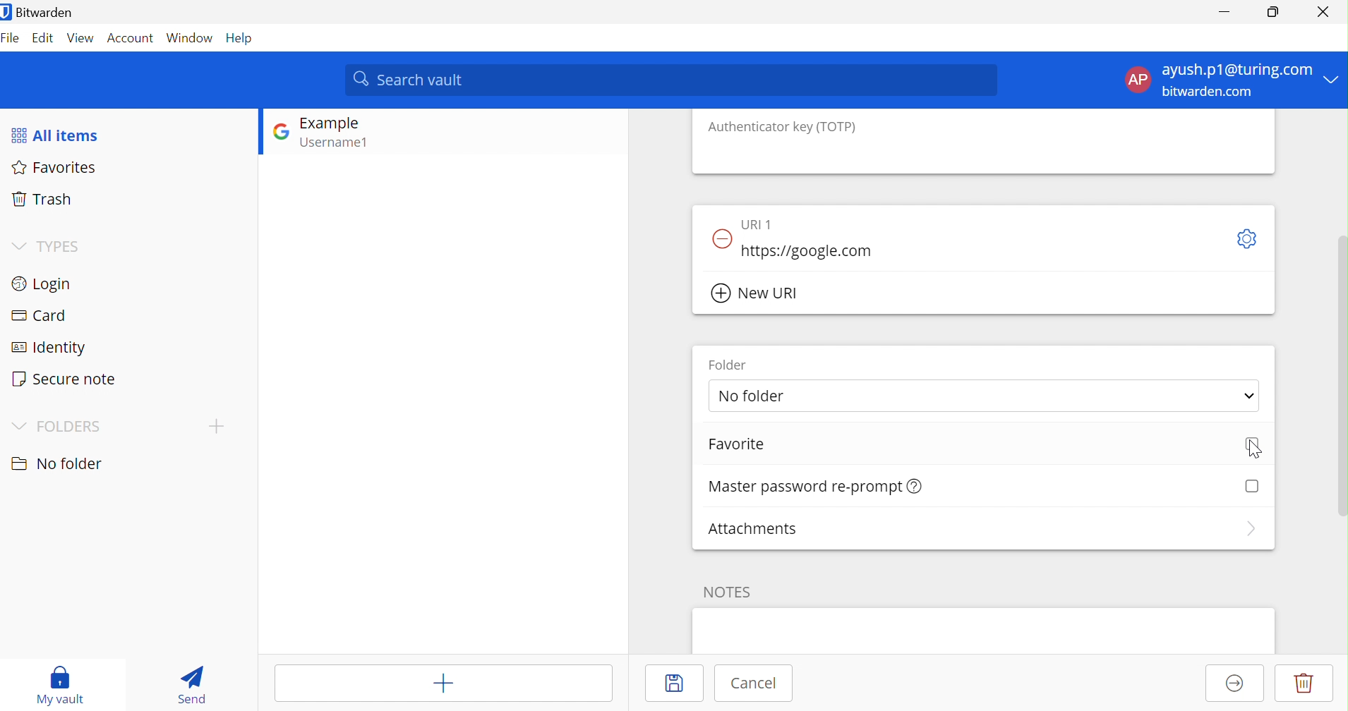  What do you see at coordinates (190, 37) in the screenshot?
I see `Window` at bounding box center [190, 37].